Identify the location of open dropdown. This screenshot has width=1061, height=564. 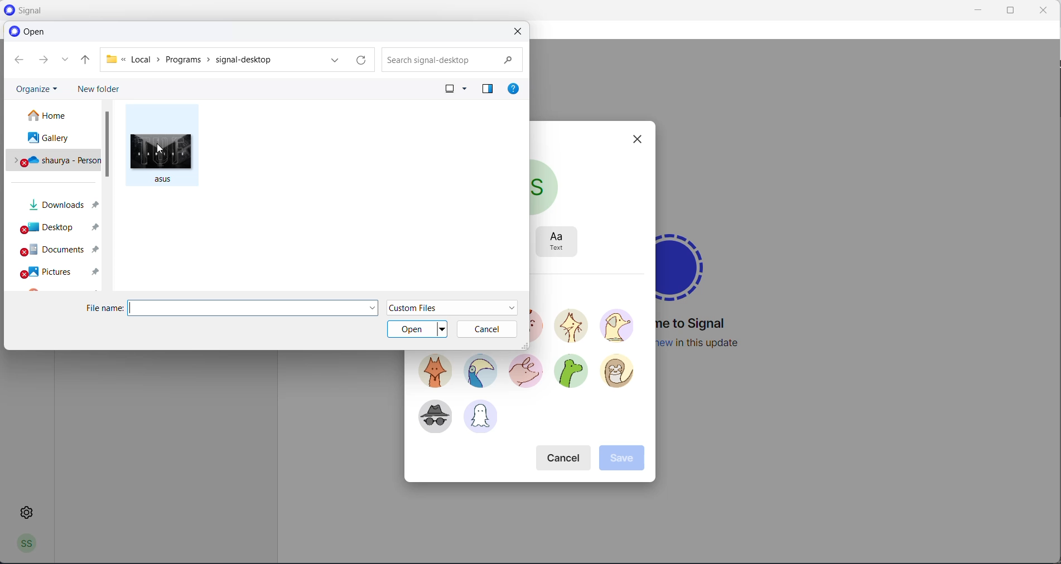
(443, 330).